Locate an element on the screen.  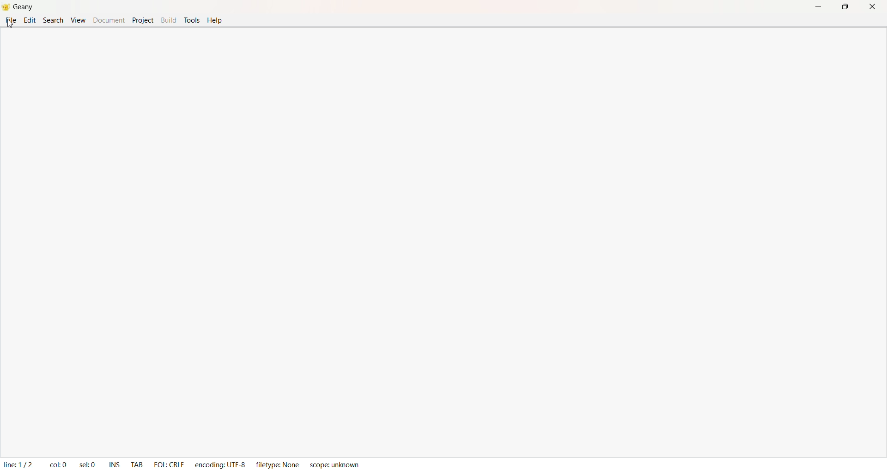
Document is located at coordinates (109, 21).